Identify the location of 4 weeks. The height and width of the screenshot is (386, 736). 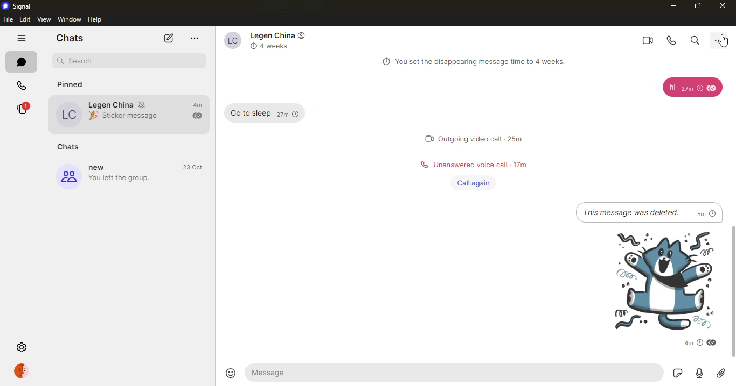
(278, 46).